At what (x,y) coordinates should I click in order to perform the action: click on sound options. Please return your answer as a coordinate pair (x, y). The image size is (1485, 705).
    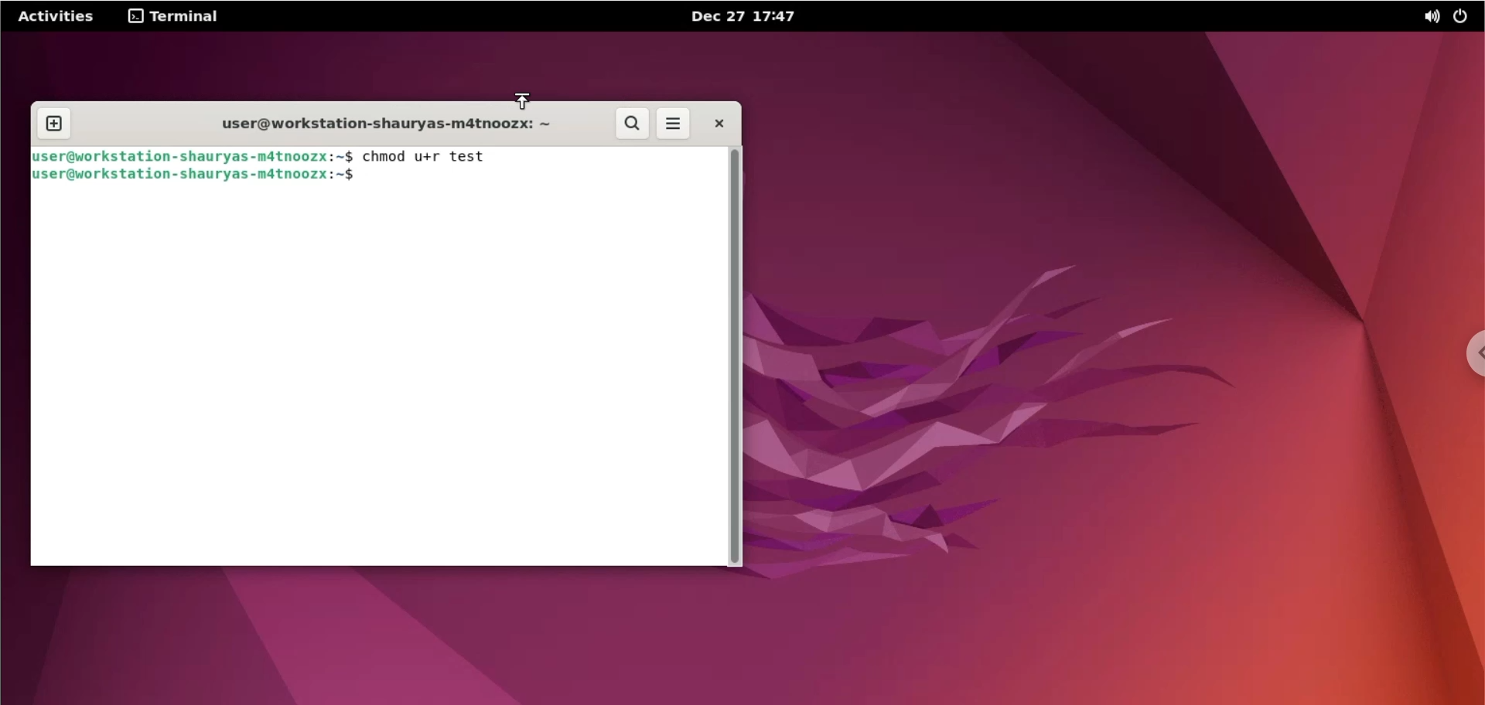
    Looking at the image, I should click on (1429, 15).